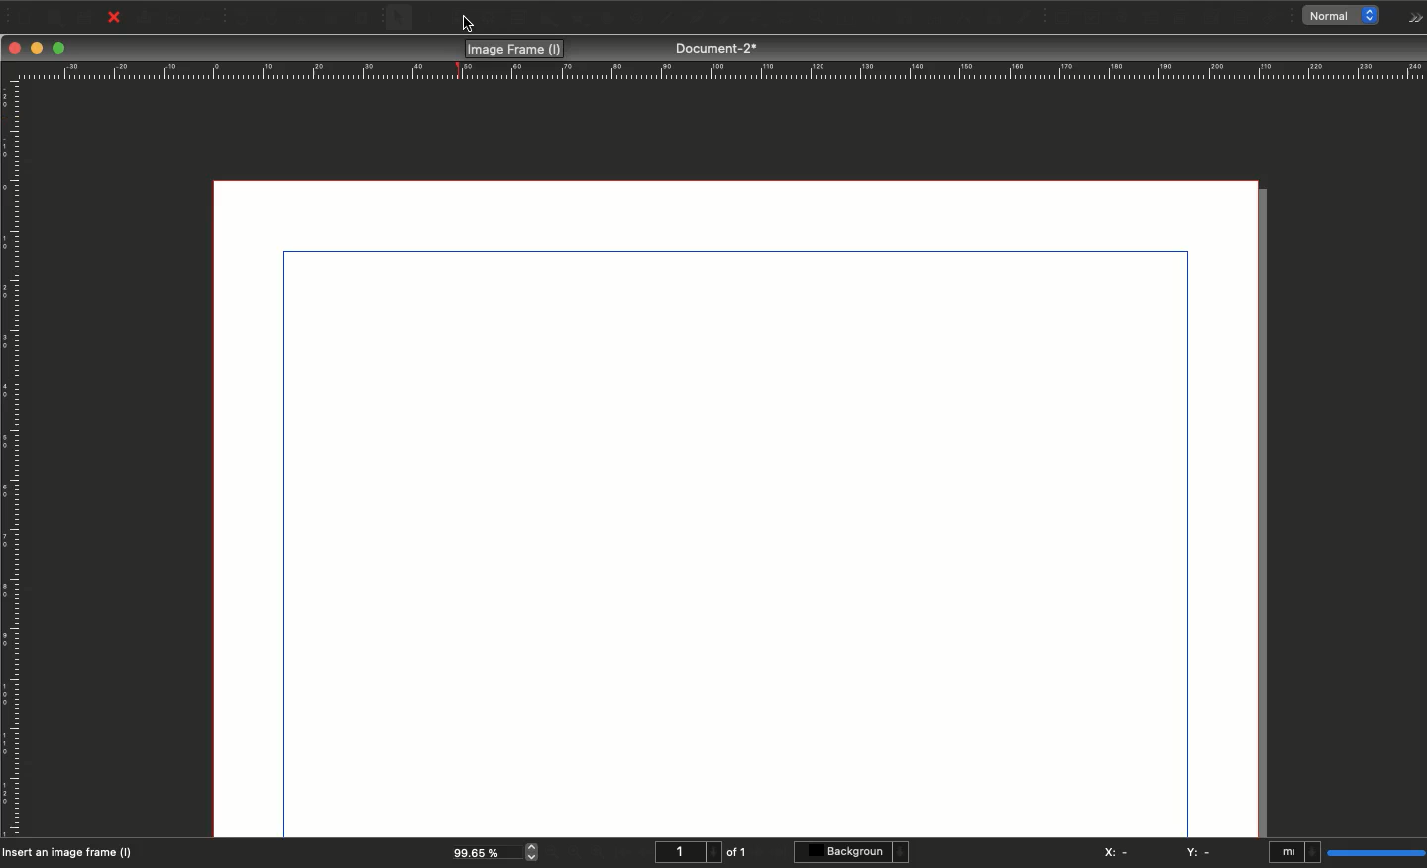  What do you see at coordinates (517, 19) in the screenshot?
I see `Table` at bounding box center [517, 19].